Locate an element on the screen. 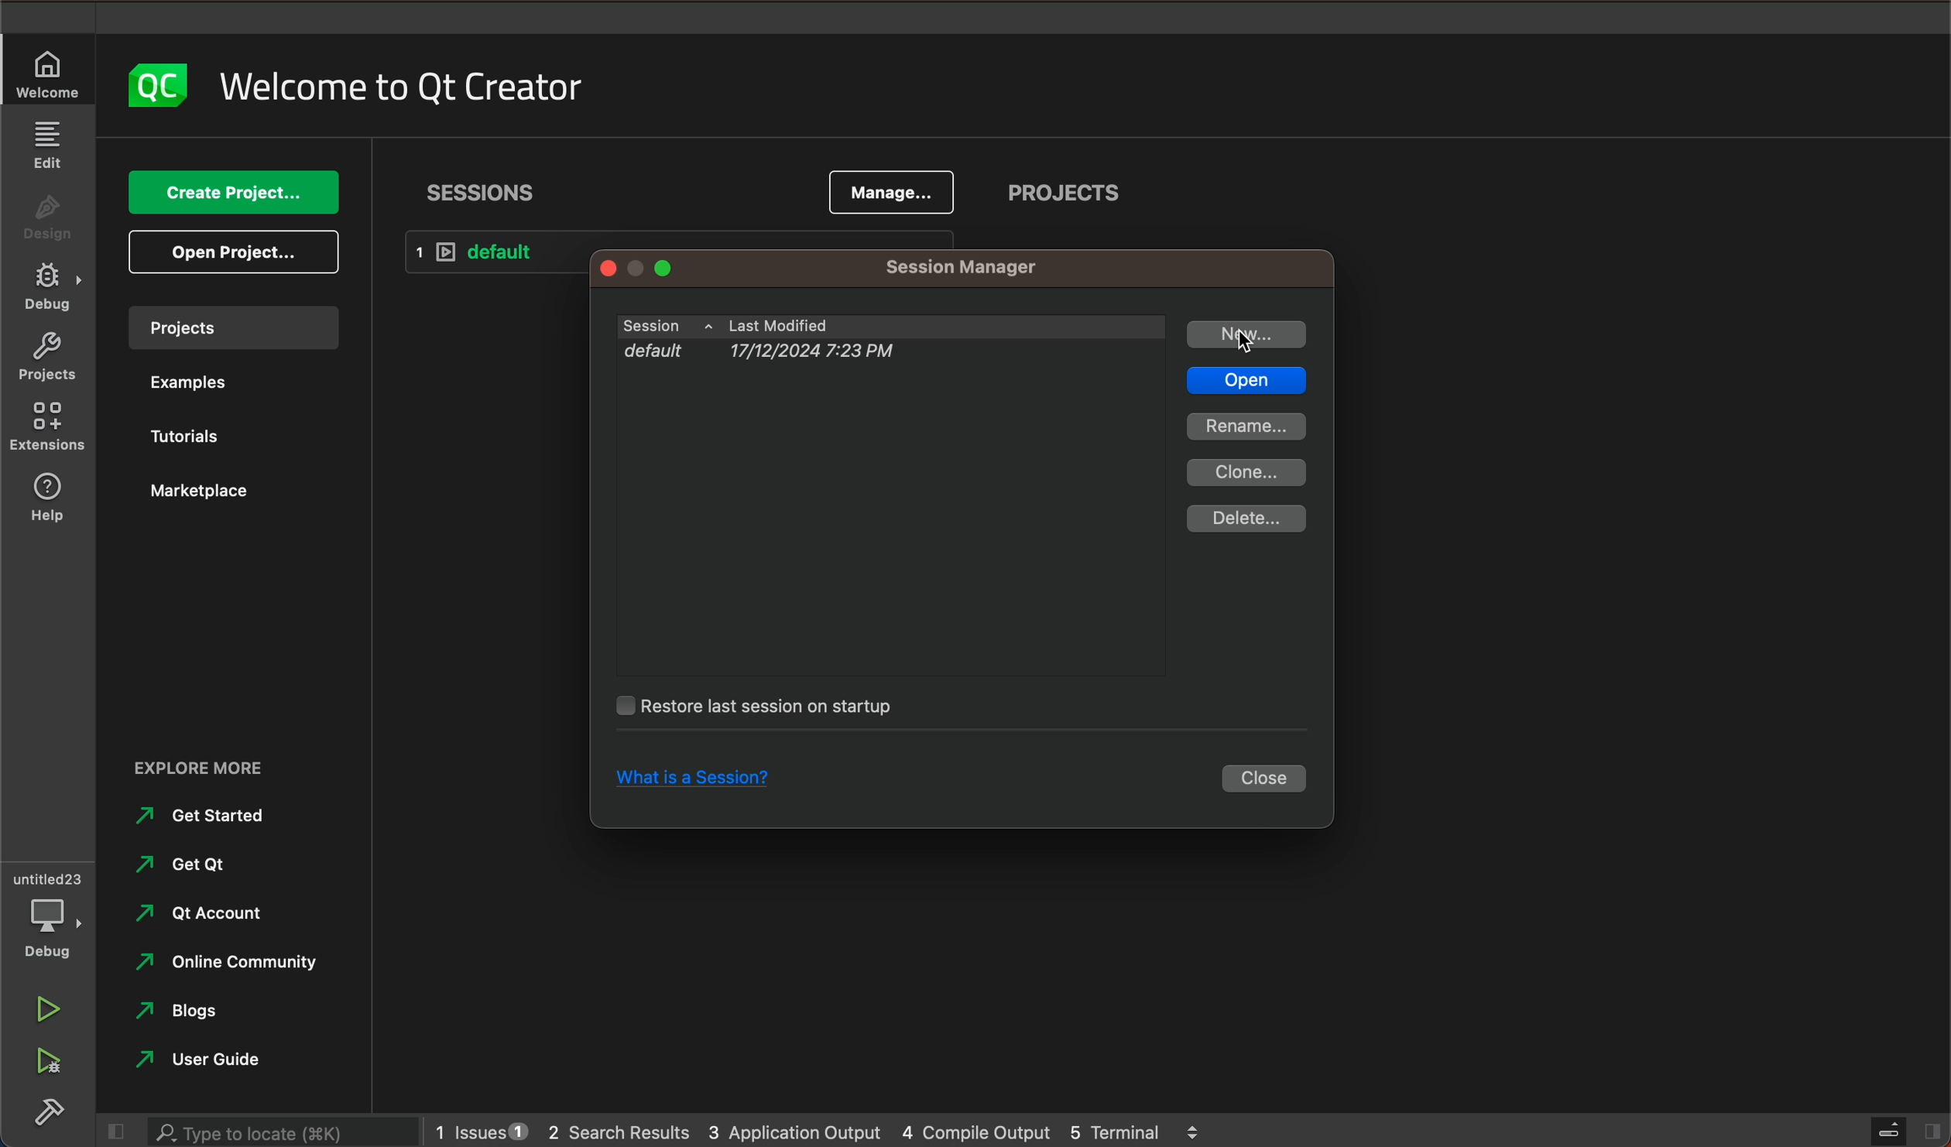 This screenshot has height=1147, width=1951. untitles is located at coordinates (52, 877).